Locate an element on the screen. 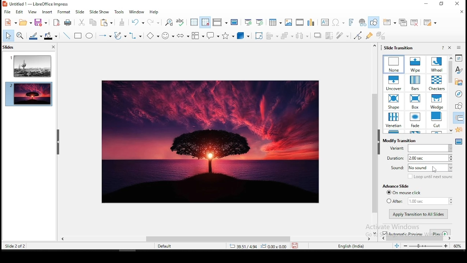 The image size is (467, 263). on mouse click is located at coordinates (406, 193).